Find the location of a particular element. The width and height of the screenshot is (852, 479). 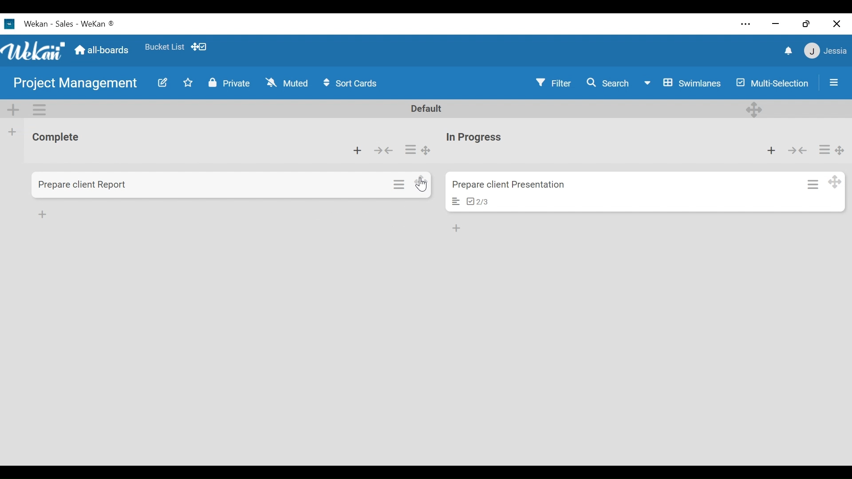

Board Title is located at coordinates (75, 85).